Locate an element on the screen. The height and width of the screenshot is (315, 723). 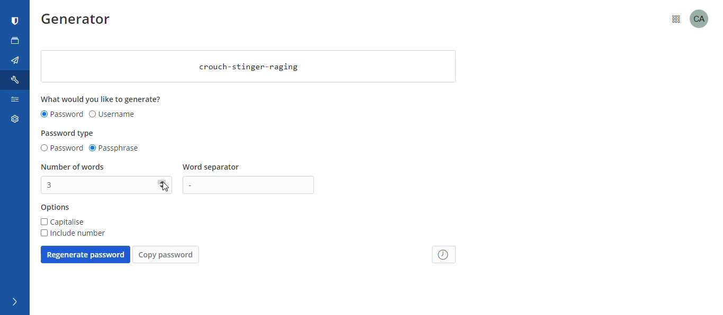
regenerate password is located at coordinates (85, 254).